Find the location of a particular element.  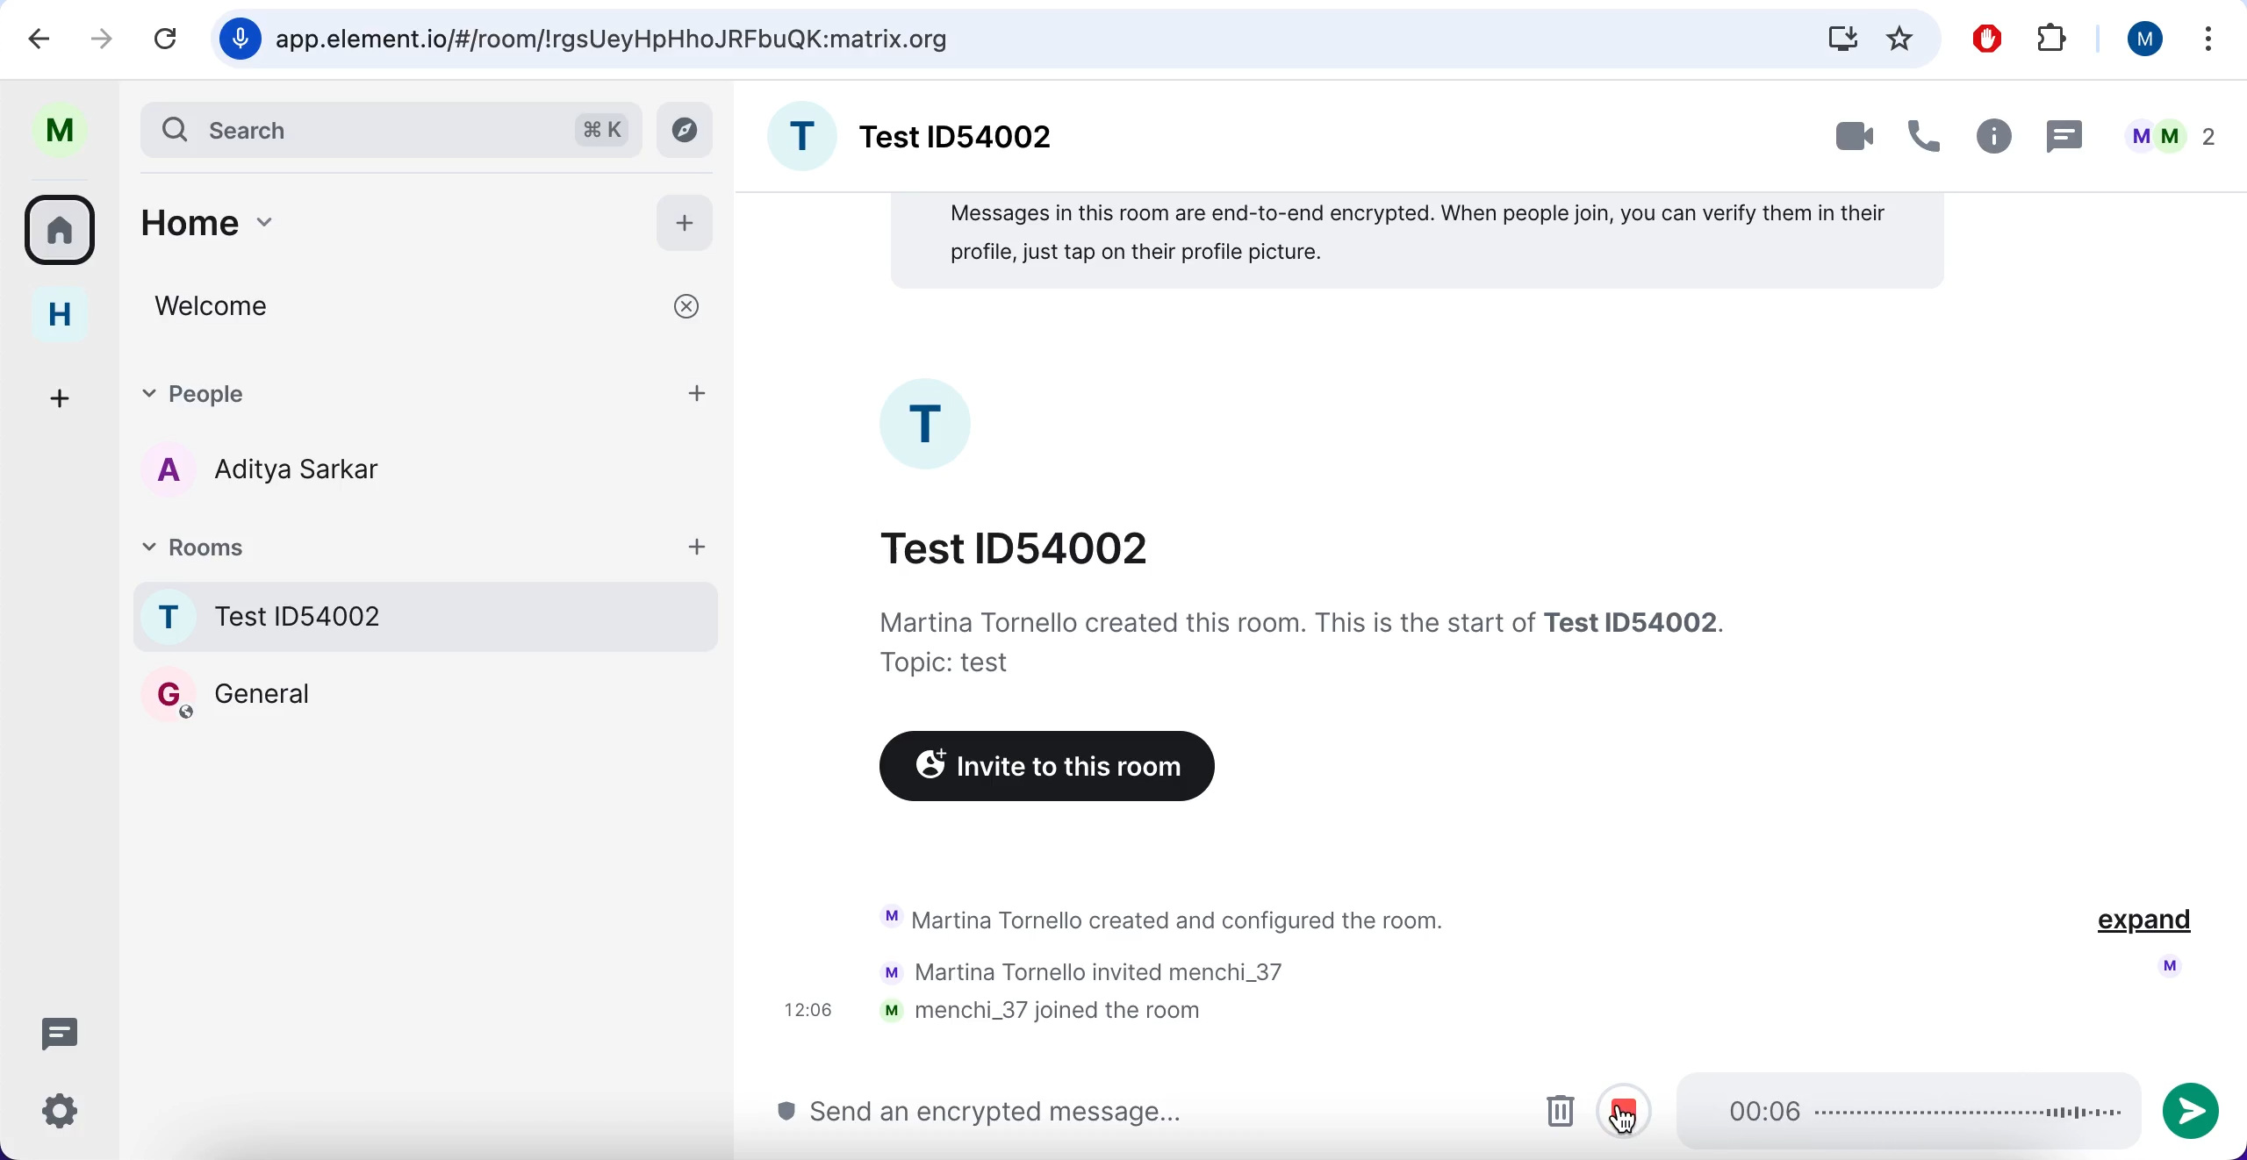

expand is located at coordinates (2143, 924).